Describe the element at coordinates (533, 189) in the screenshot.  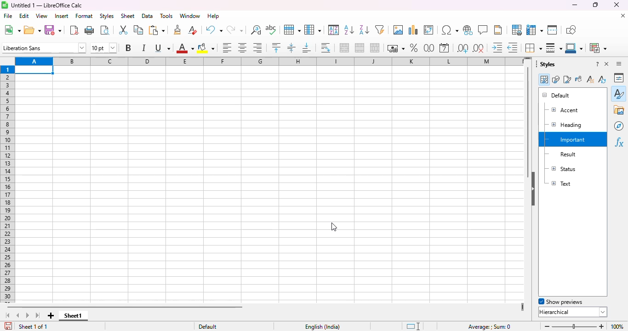
I see `hide` at that location.